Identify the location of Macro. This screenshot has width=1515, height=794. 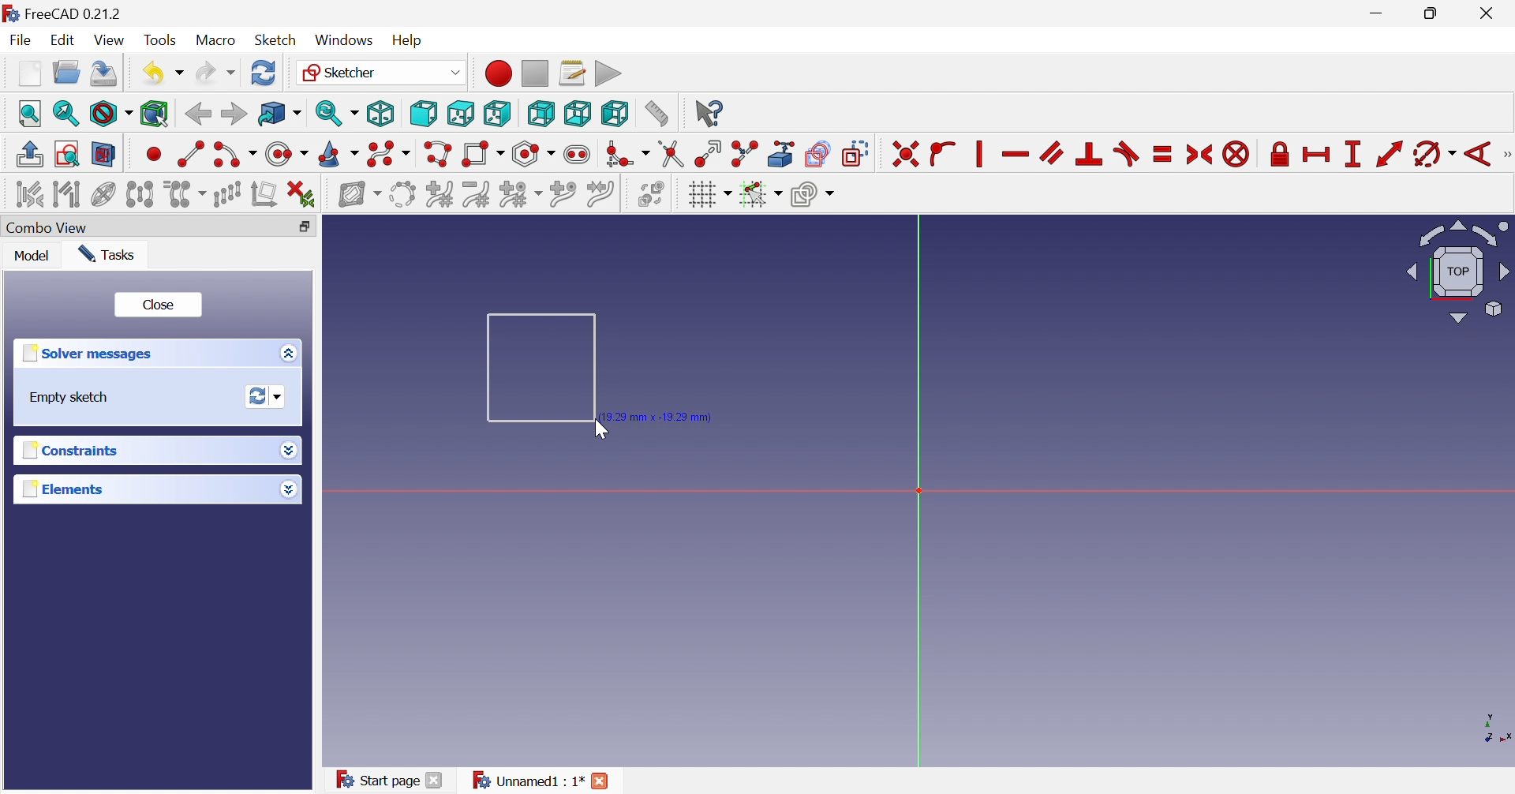
(215, 41).